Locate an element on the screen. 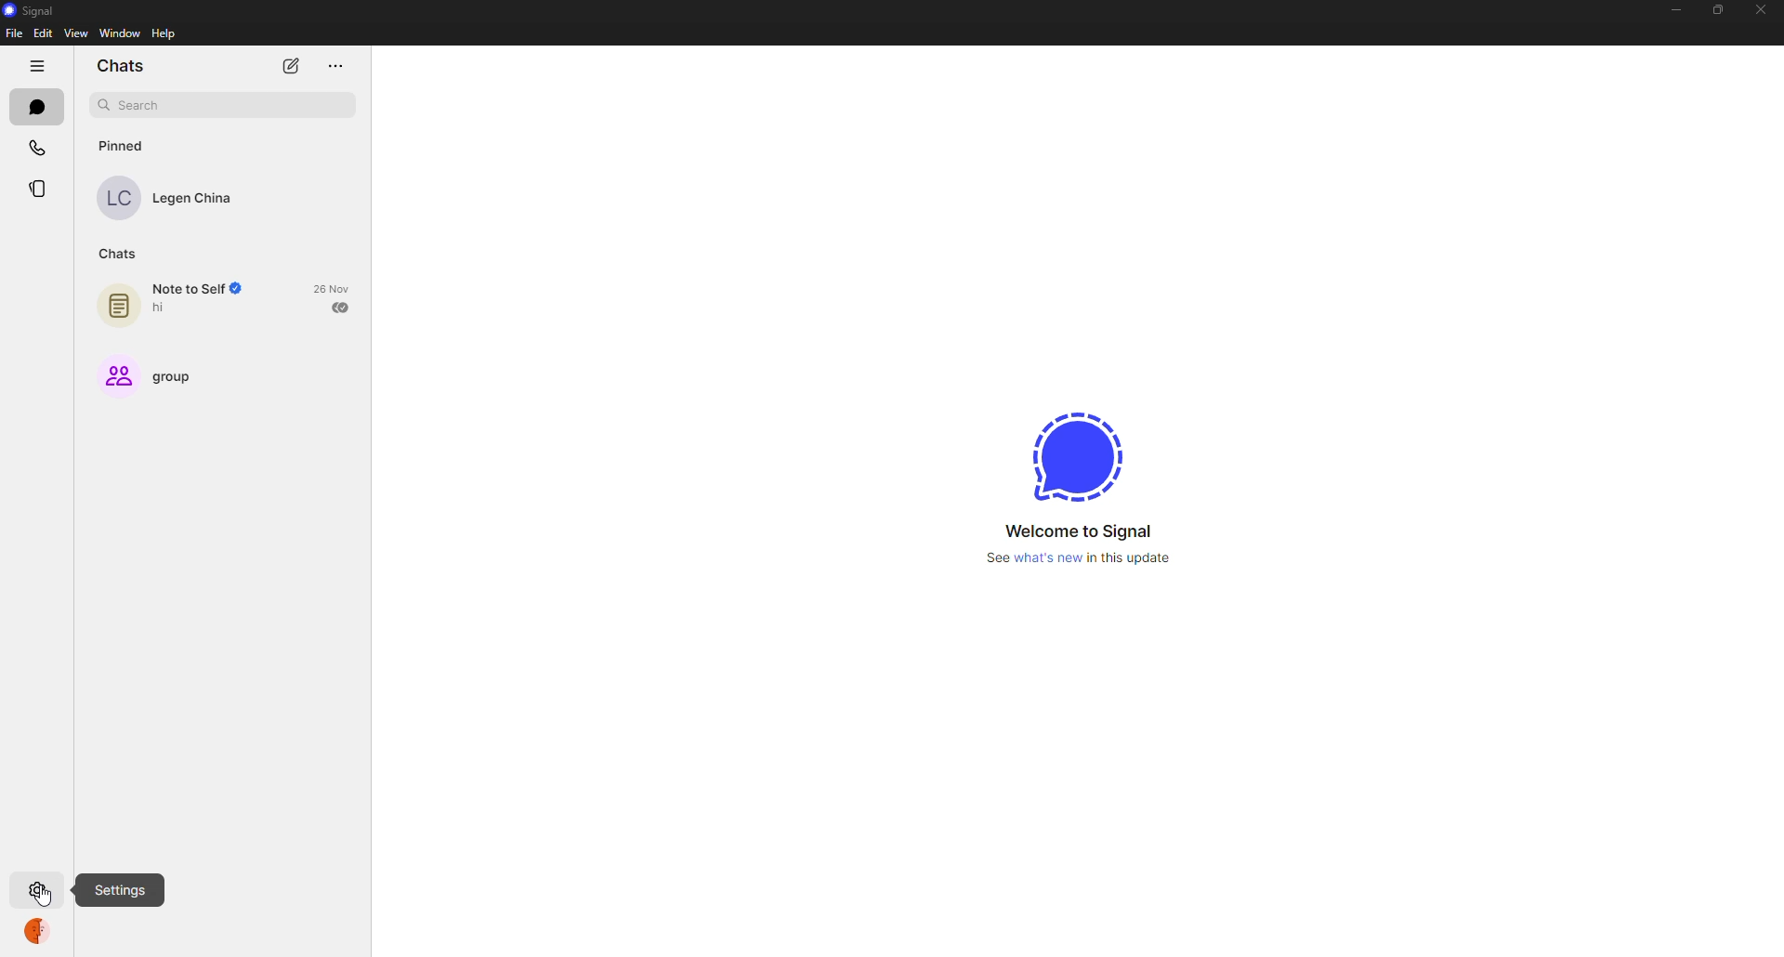  minimize is located at coordinates (1673, 11).